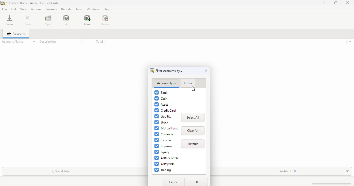 The image size is (354, 186). I want to click on income, so click(163, 140).